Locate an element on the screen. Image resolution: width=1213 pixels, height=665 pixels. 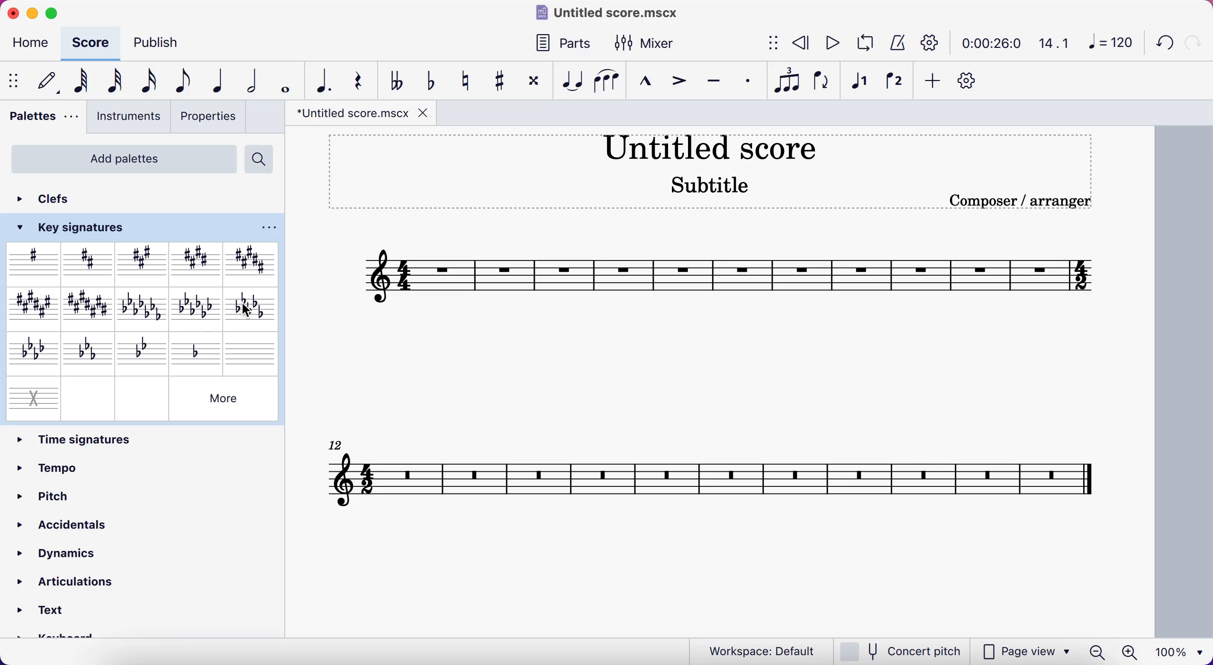
empty is located at coordinates (89, 397).